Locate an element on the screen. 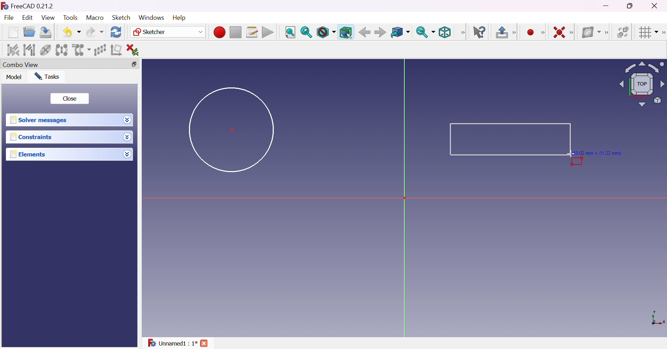 The width and height of the screenshot is (667, 349). Symmetry is located at coordinates (62, 50).